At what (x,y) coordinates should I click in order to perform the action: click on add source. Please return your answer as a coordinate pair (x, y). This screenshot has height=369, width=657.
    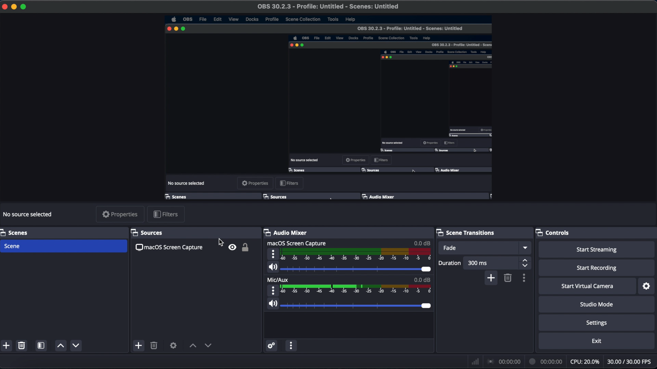
    Looking at the image, I should click on (138, 346).